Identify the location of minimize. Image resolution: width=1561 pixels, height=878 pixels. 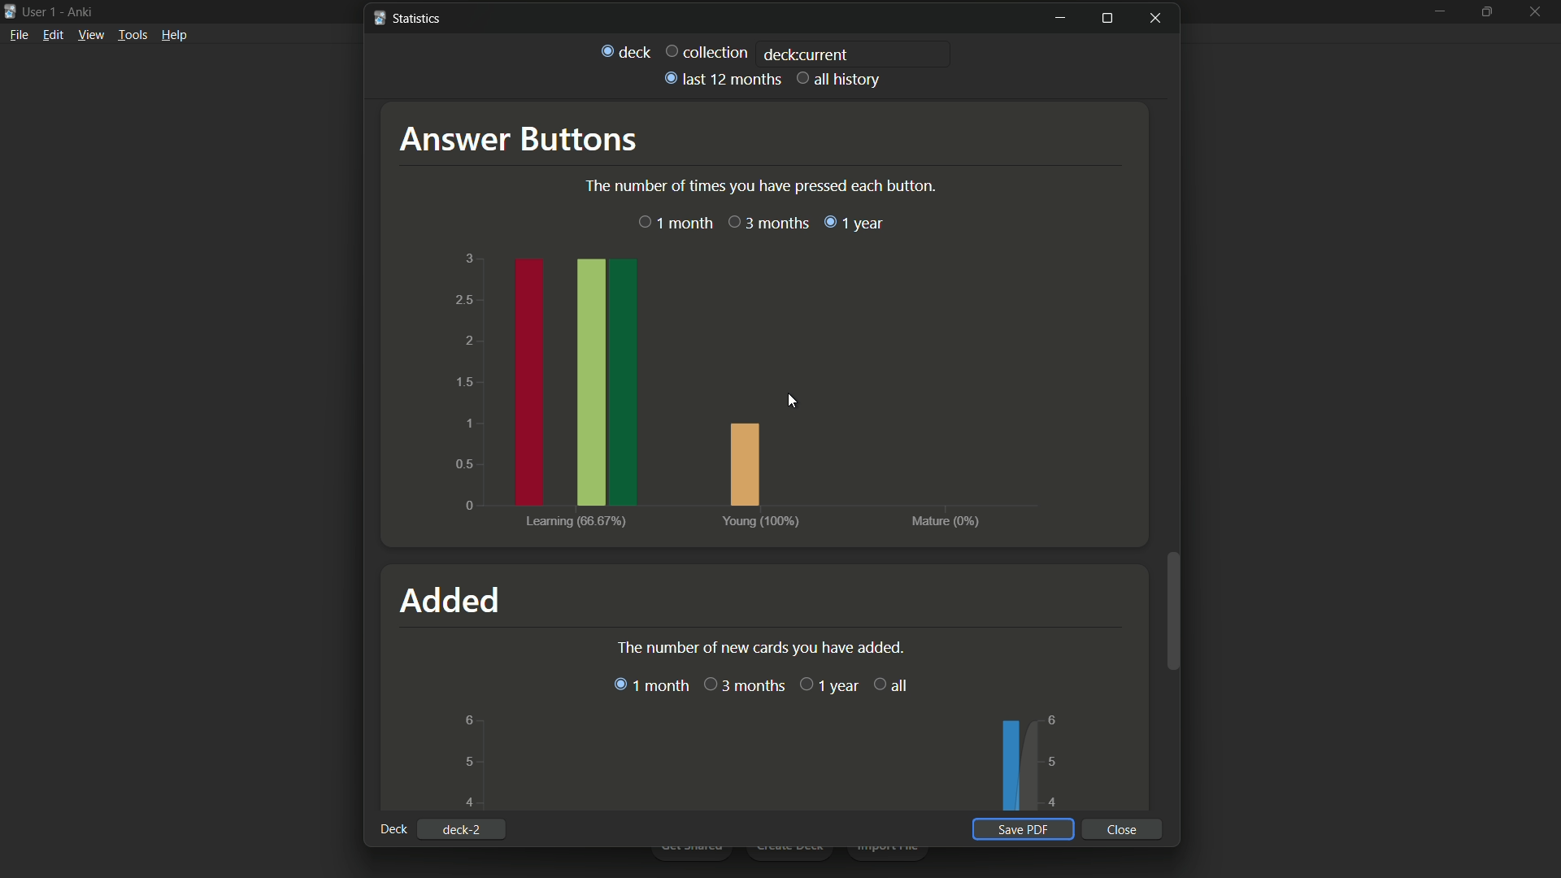
(1436, 19).